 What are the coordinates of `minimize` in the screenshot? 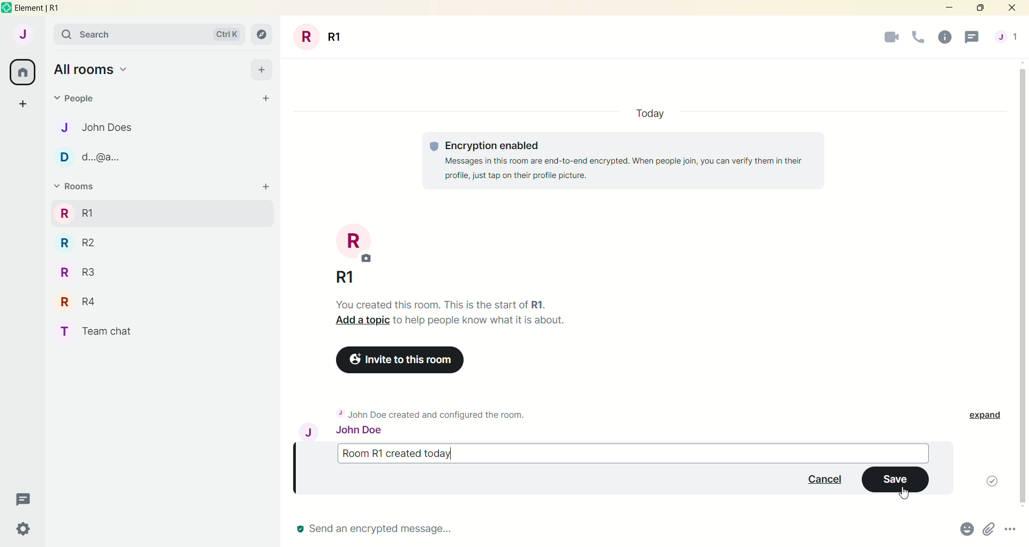 It's located at (948, 9).